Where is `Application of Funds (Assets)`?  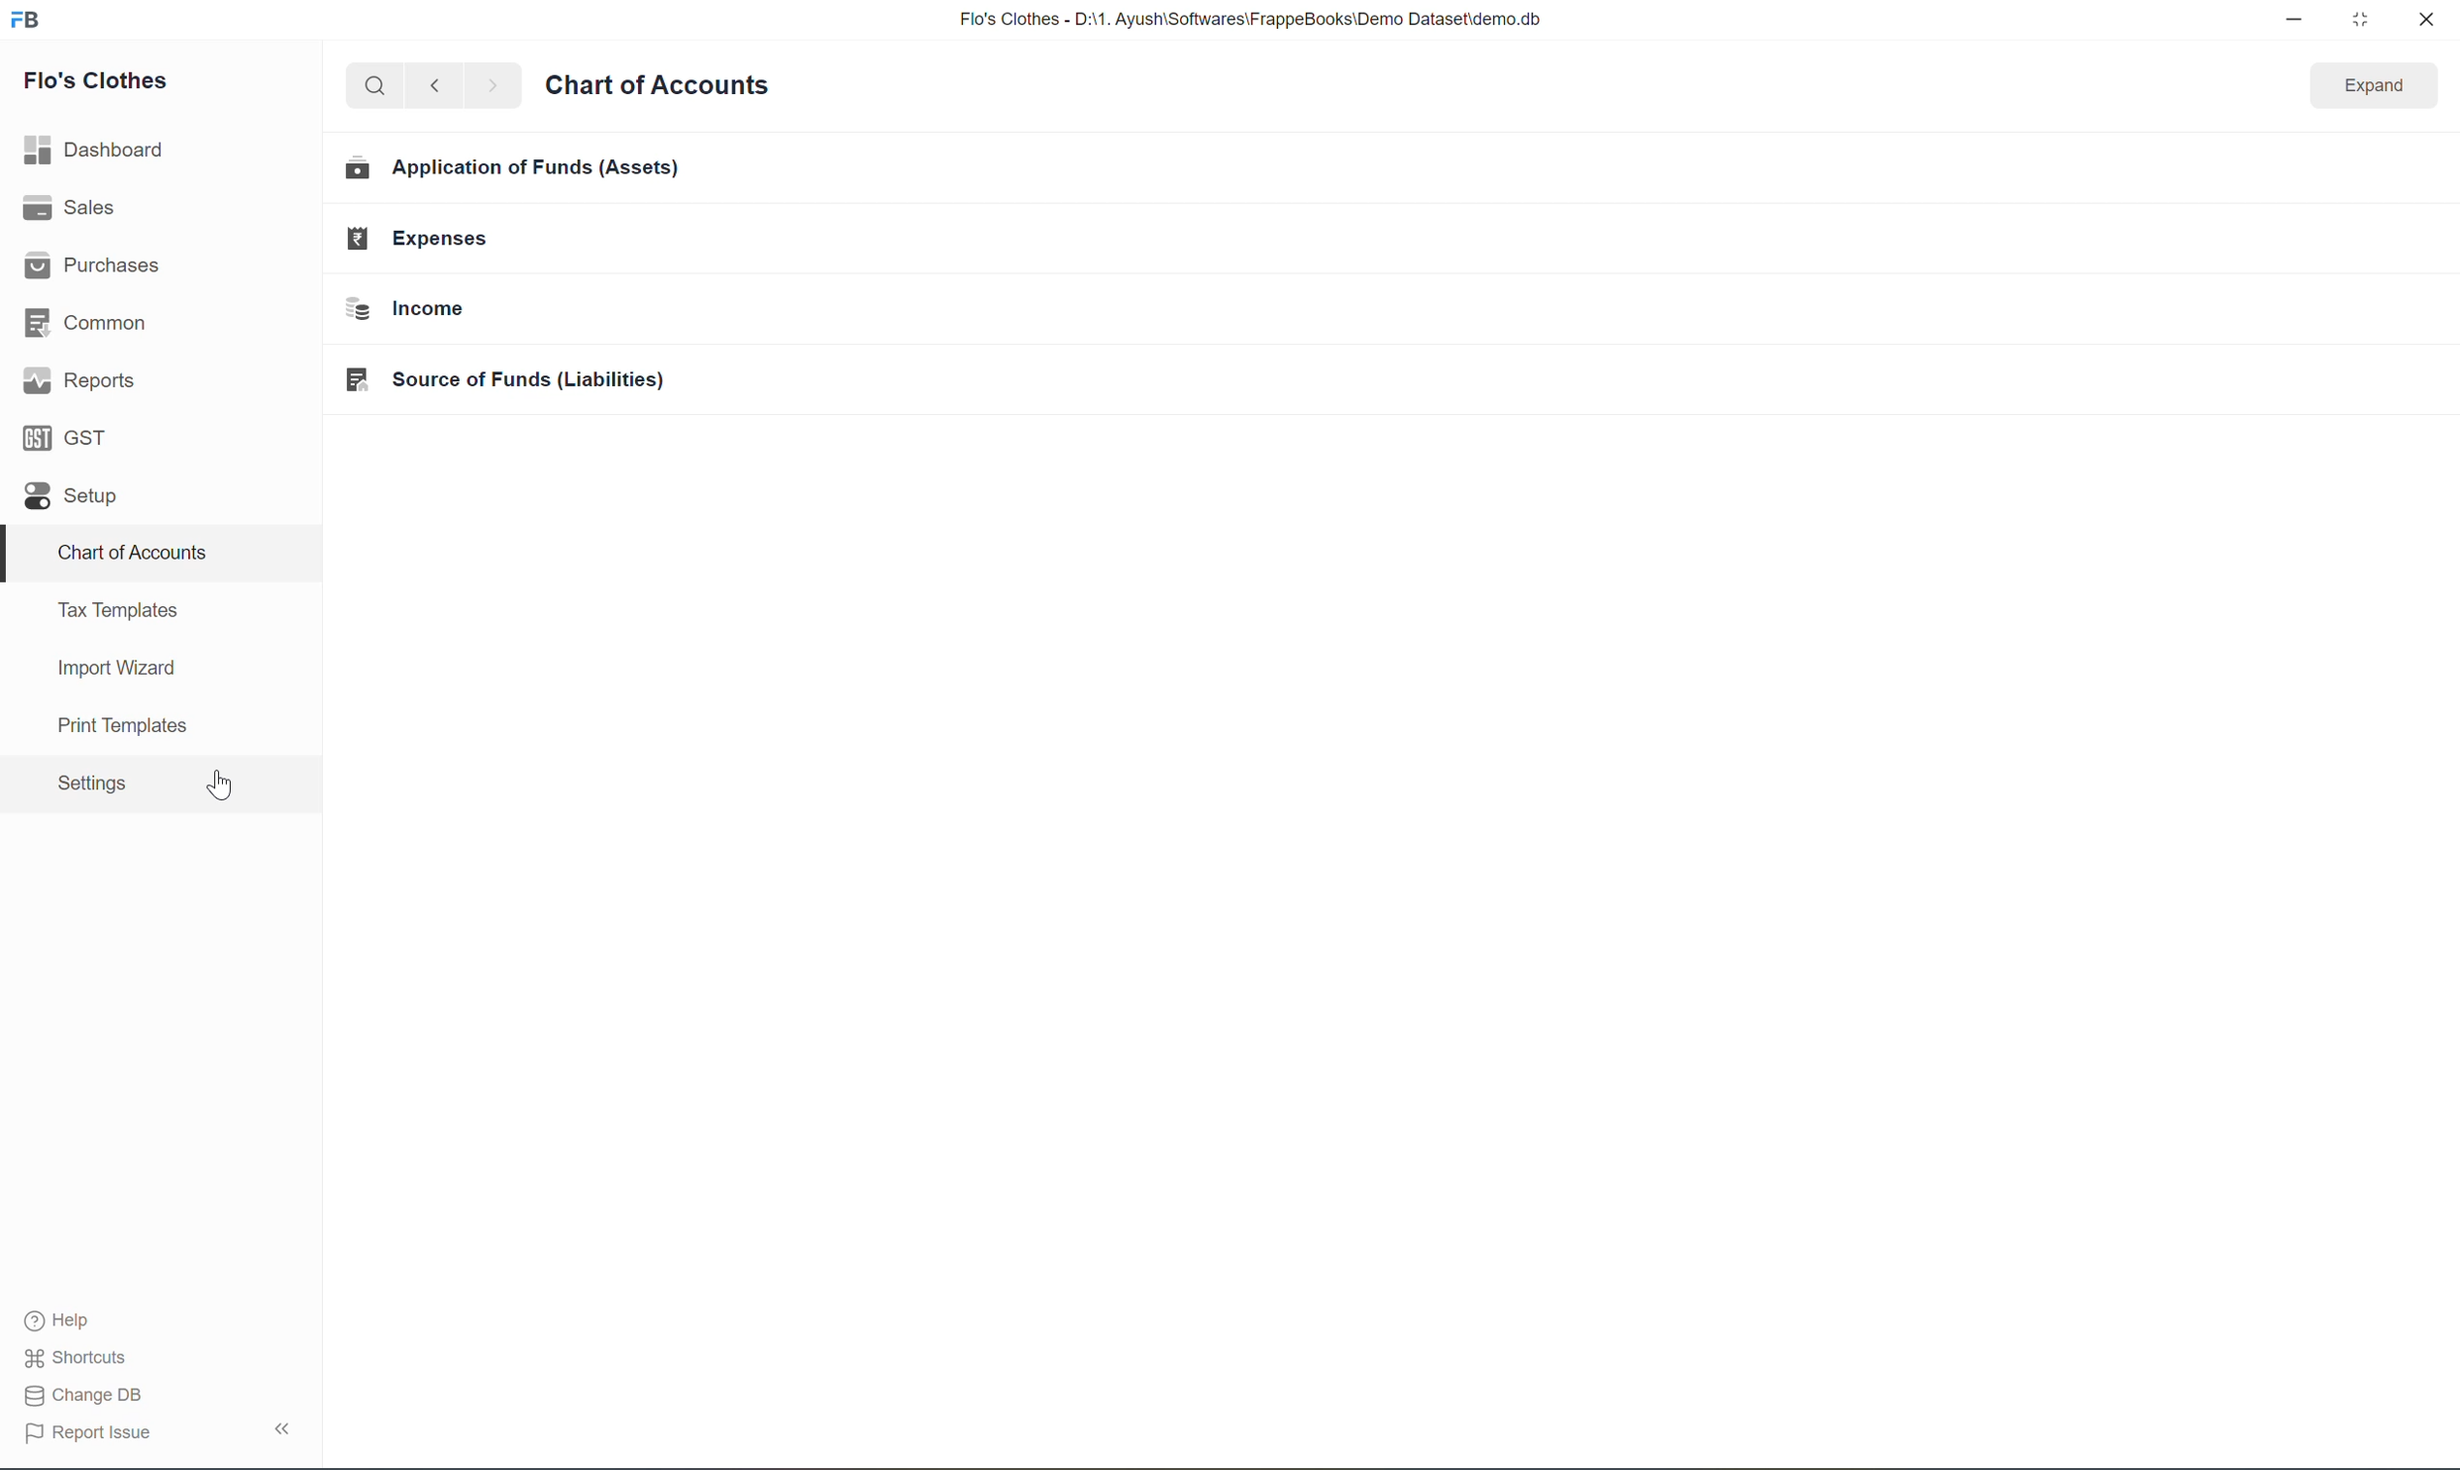
Application of Funds (Assets) is located at coordinates (525, 170).